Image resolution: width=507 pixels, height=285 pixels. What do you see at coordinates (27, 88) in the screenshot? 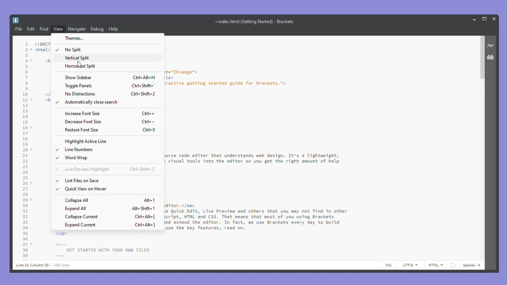
I see `9` at bounding box center [27, 88].